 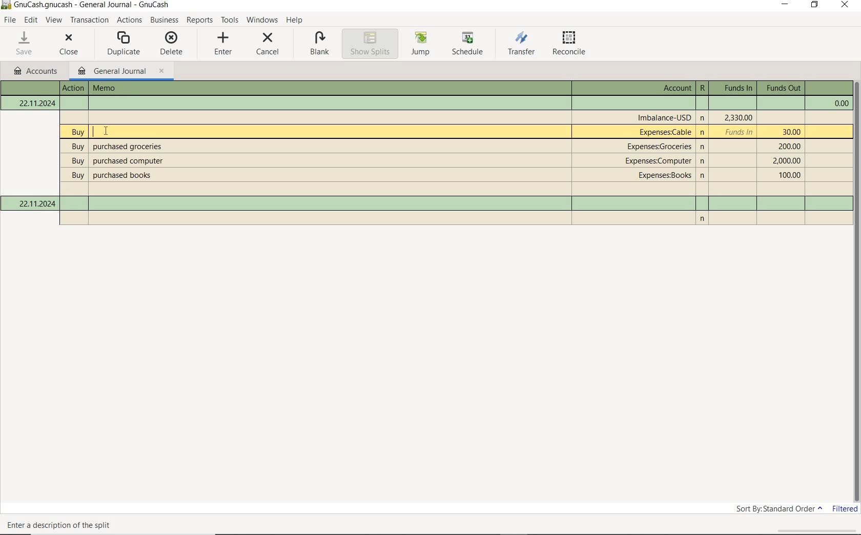 What do you see at coordinates (845, 5) in the screenshot?
I see `CLOSE` at bounding box center [845, 5].